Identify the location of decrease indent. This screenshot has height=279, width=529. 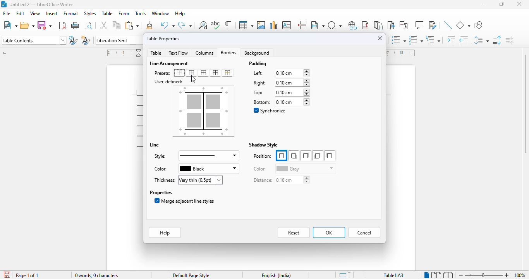
(465, 40).